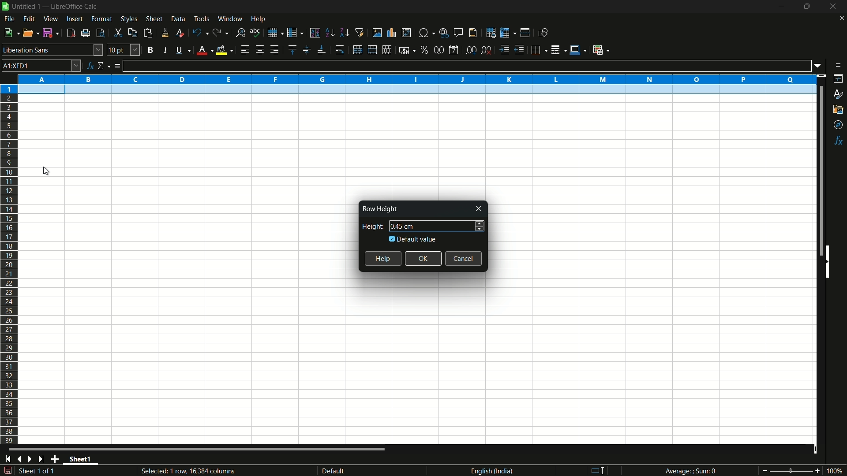 This screenshot has height=476, width=847. I want to click on close app, so click(831, 7).